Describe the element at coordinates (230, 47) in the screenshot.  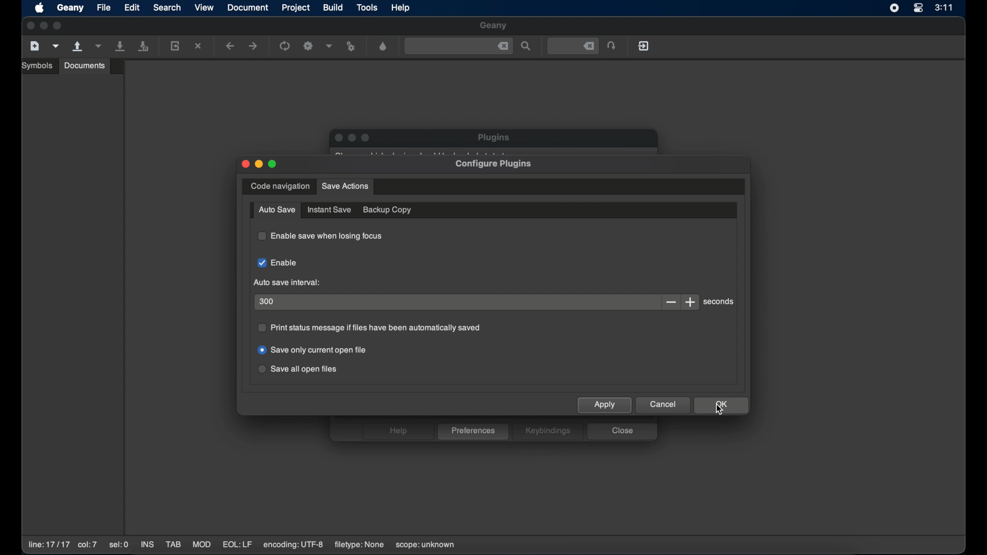
I see `navigate backward a location` at that location.